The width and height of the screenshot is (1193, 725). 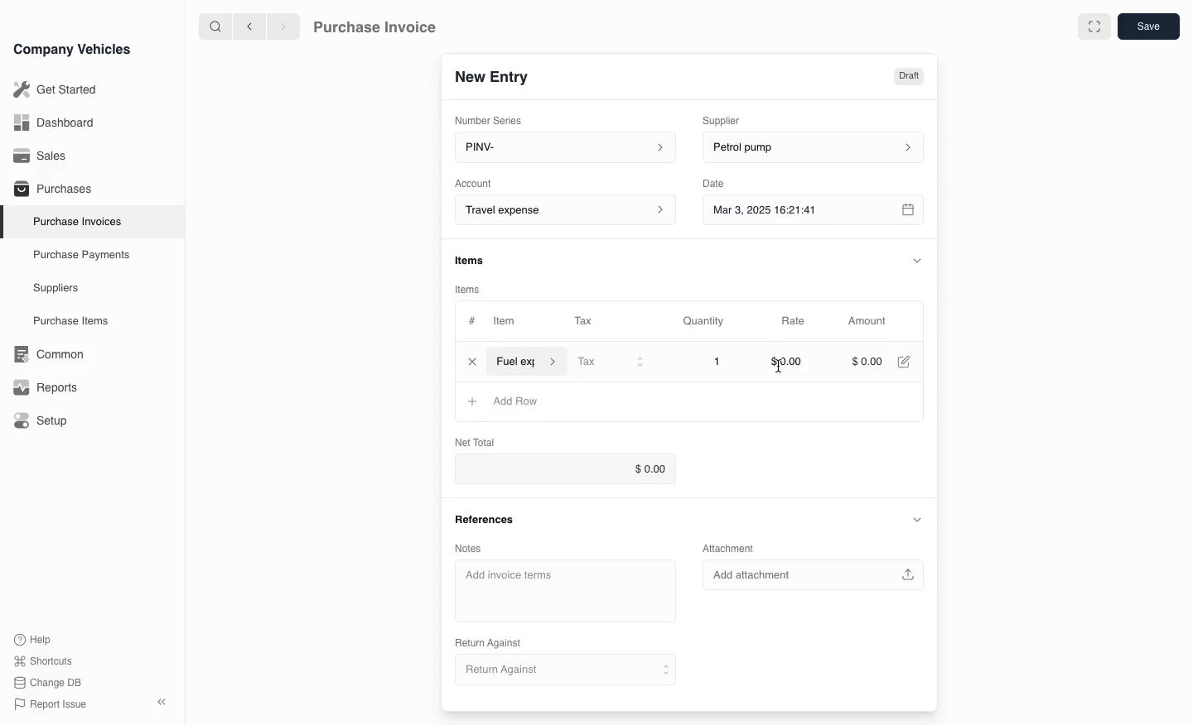 What do you see at coordinates (732, 118) in the screenshot?
I see `Supplier` at bounding box center [732, 118].